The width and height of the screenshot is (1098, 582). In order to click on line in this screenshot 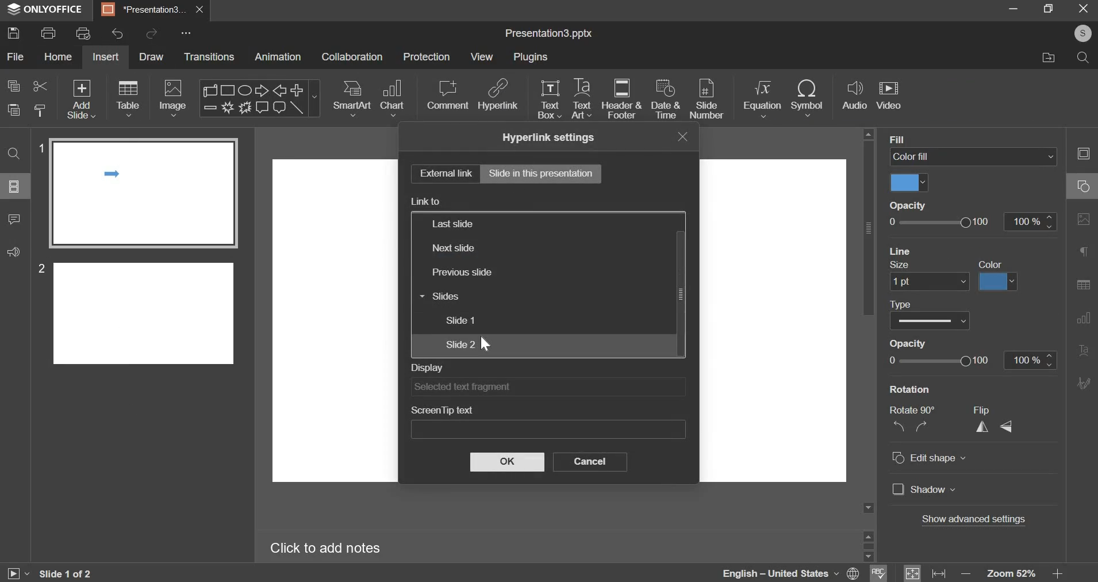, I will do `click(900, 250)`.